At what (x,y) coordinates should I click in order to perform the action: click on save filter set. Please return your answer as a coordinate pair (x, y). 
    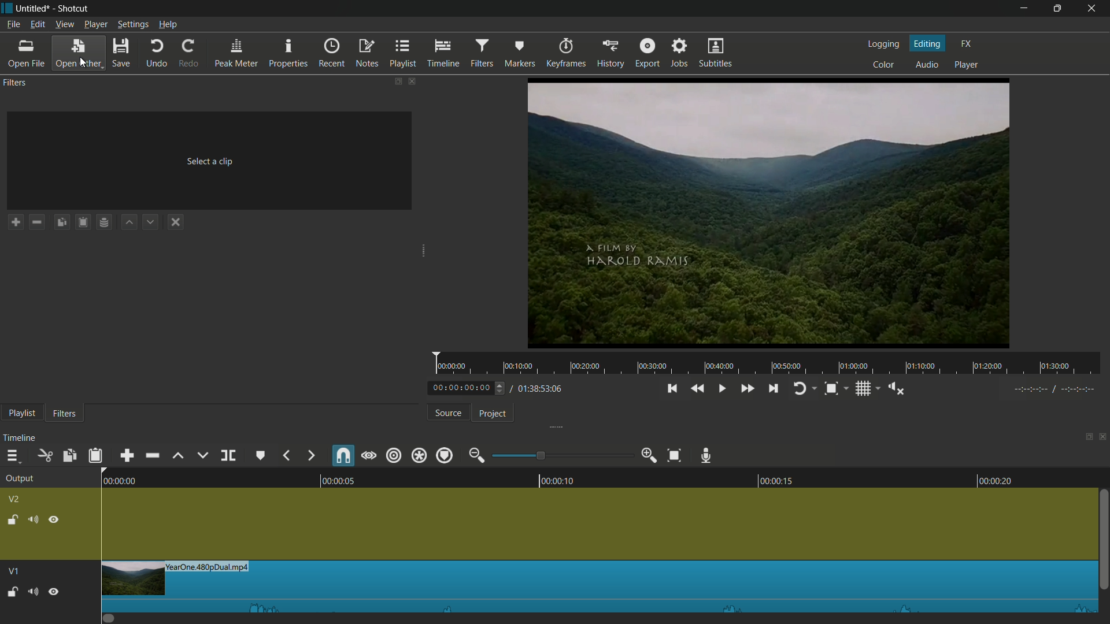
    Looking at the image, I should click on (103, 222).